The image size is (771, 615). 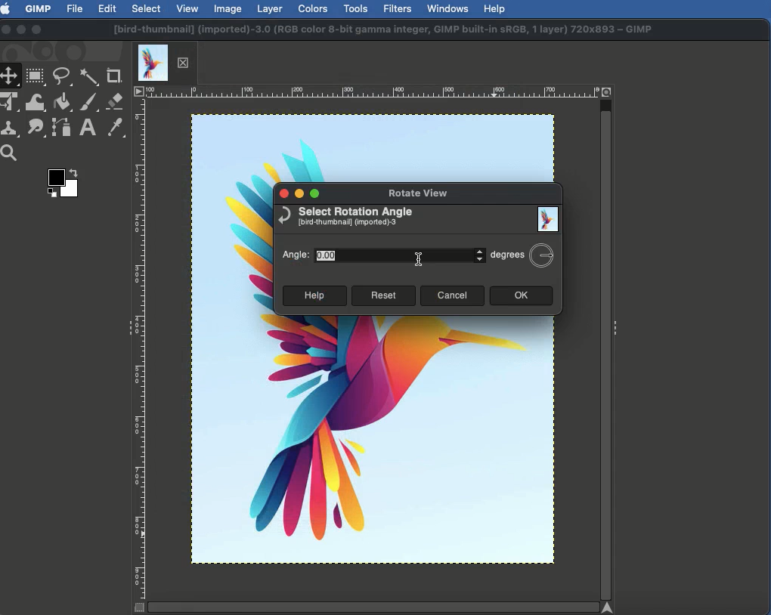 I want to click on Close, so click(x=282, y=195).